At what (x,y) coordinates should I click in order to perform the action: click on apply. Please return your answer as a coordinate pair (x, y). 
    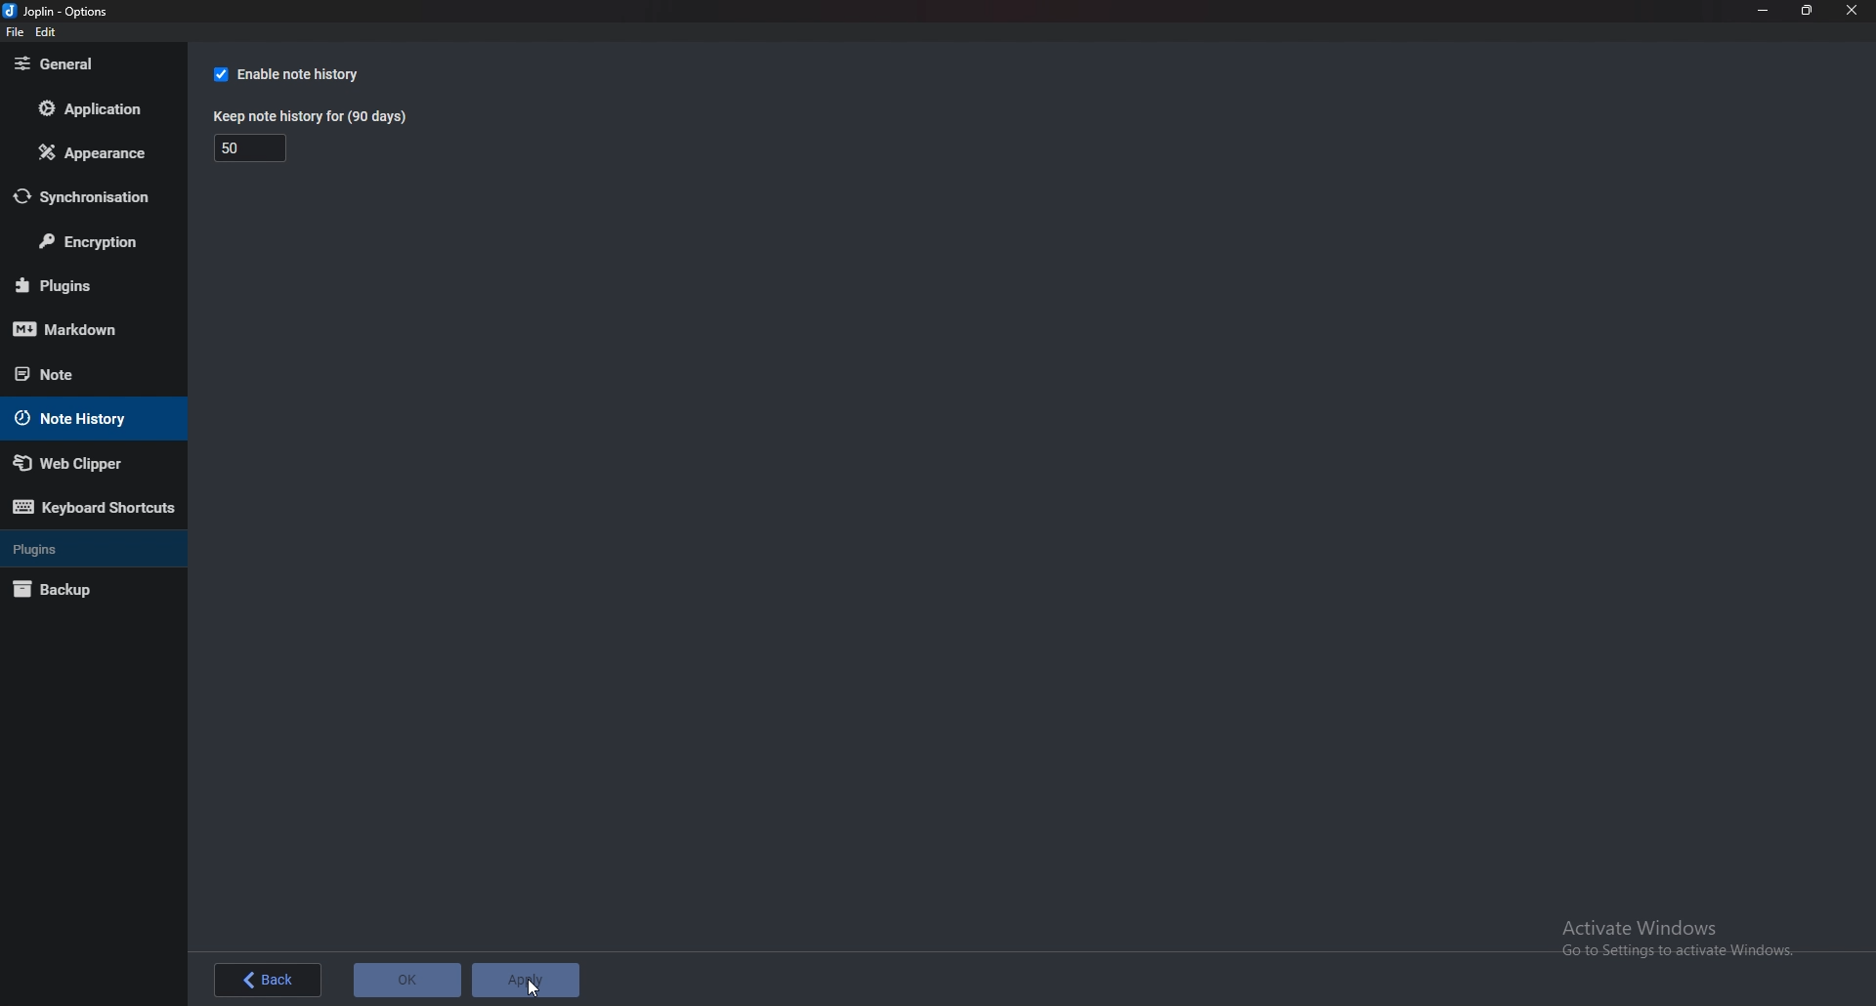
    Looking at the image, I should click on (527, 980).